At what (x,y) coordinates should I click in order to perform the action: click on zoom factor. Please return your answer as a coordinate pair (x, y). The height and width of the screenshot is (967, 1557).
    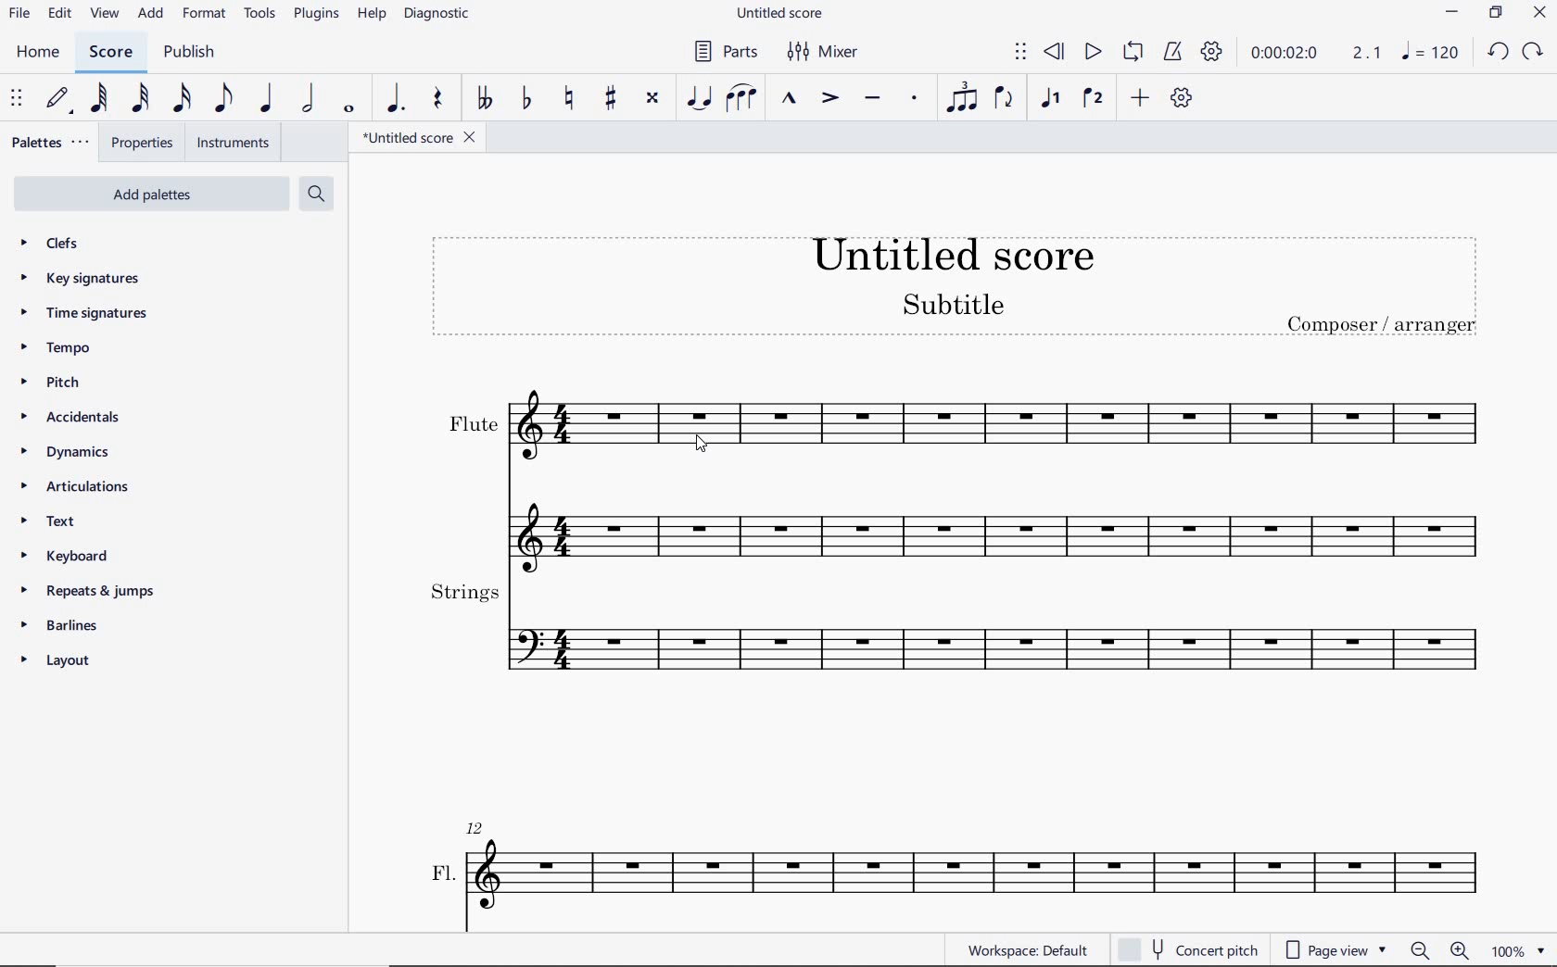
    Looking at the image, I should click on (1520, 950).